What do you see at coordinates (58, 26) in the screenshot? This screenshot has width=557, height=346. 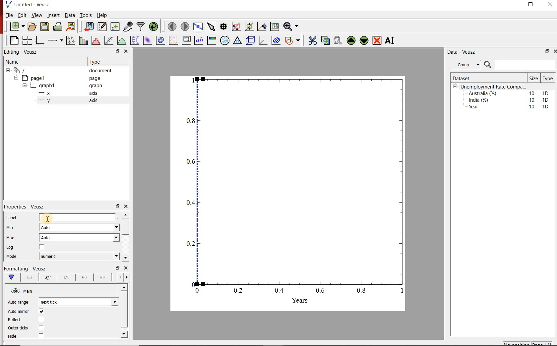 I see `print document` at bounding box center [58, 26].